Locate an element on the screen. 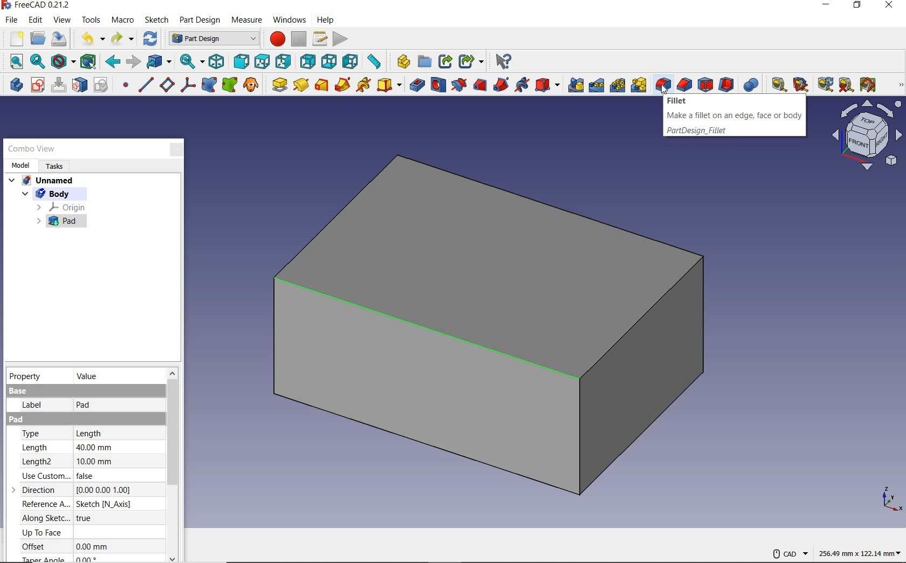 The image size is (906, 563). model is located at coordinates (20, 167).